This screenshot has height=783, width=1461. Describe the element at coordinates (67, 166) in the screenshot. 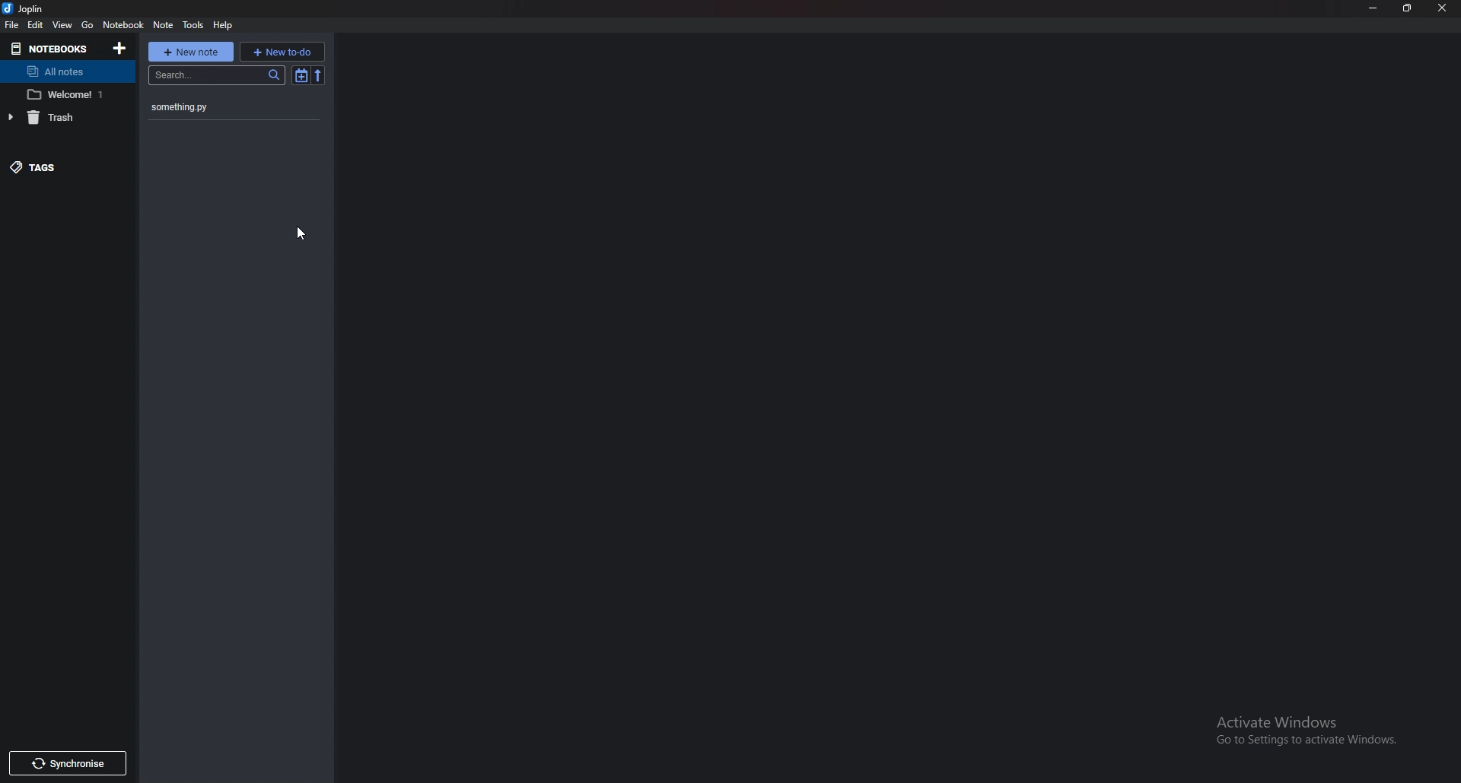

I see `Tags` at that location.